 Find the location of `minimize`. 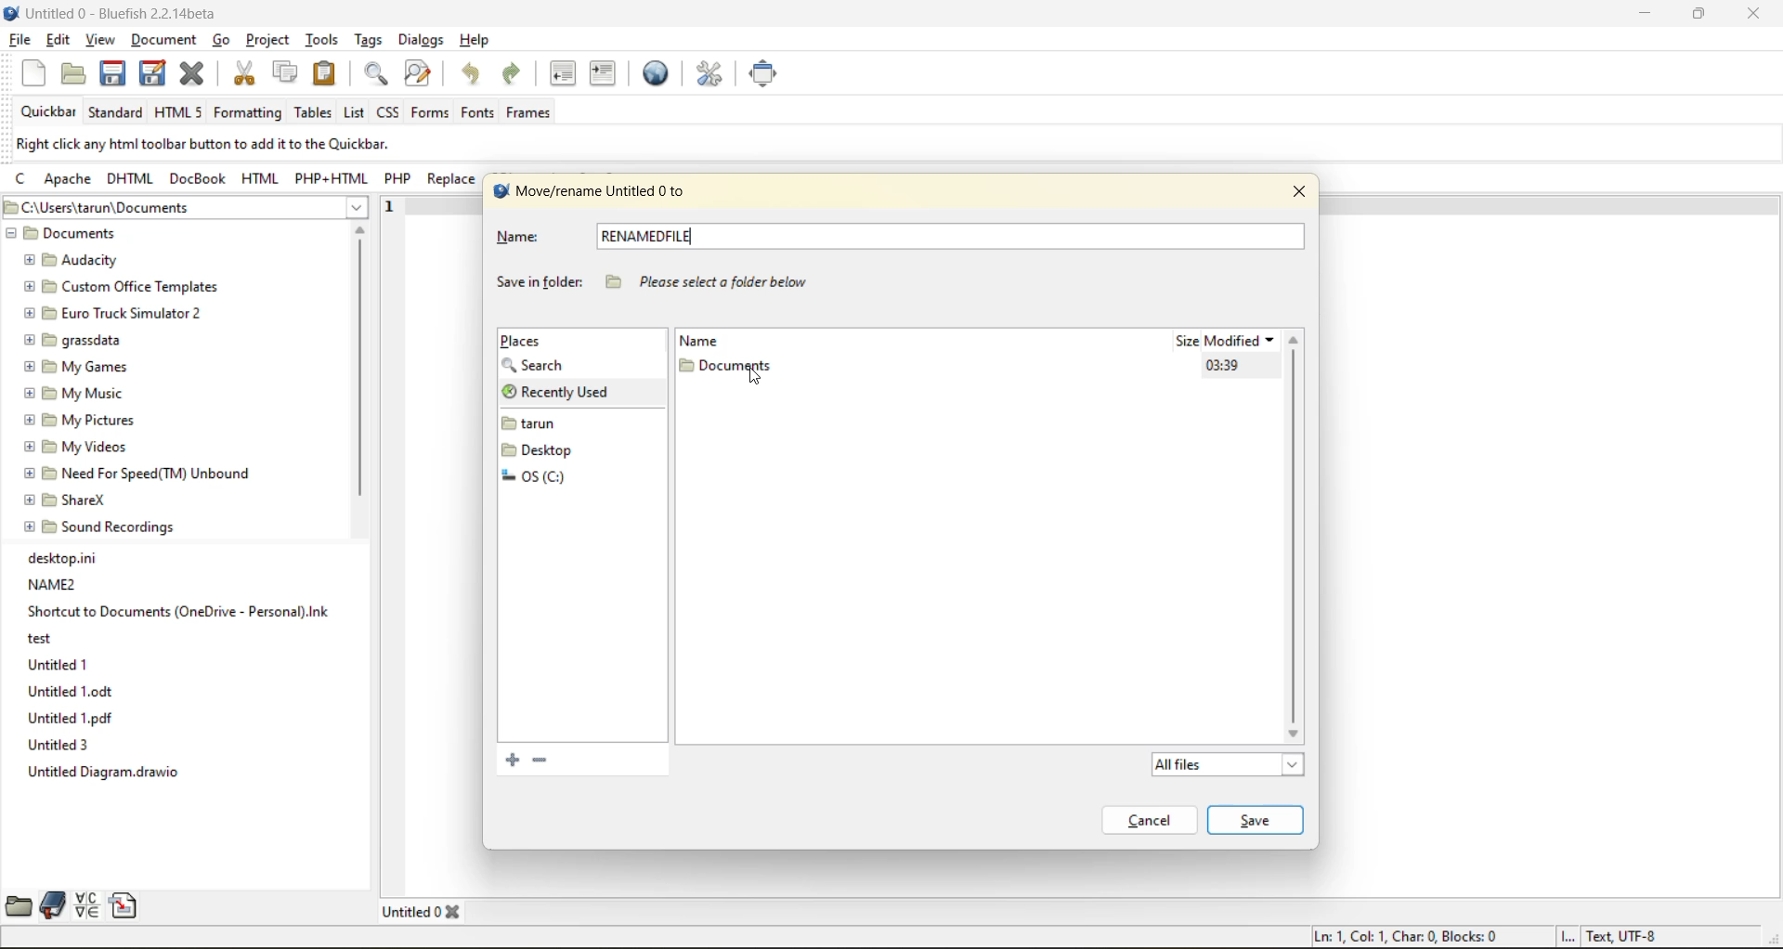

minimize is located at coordinates (1650, 11).